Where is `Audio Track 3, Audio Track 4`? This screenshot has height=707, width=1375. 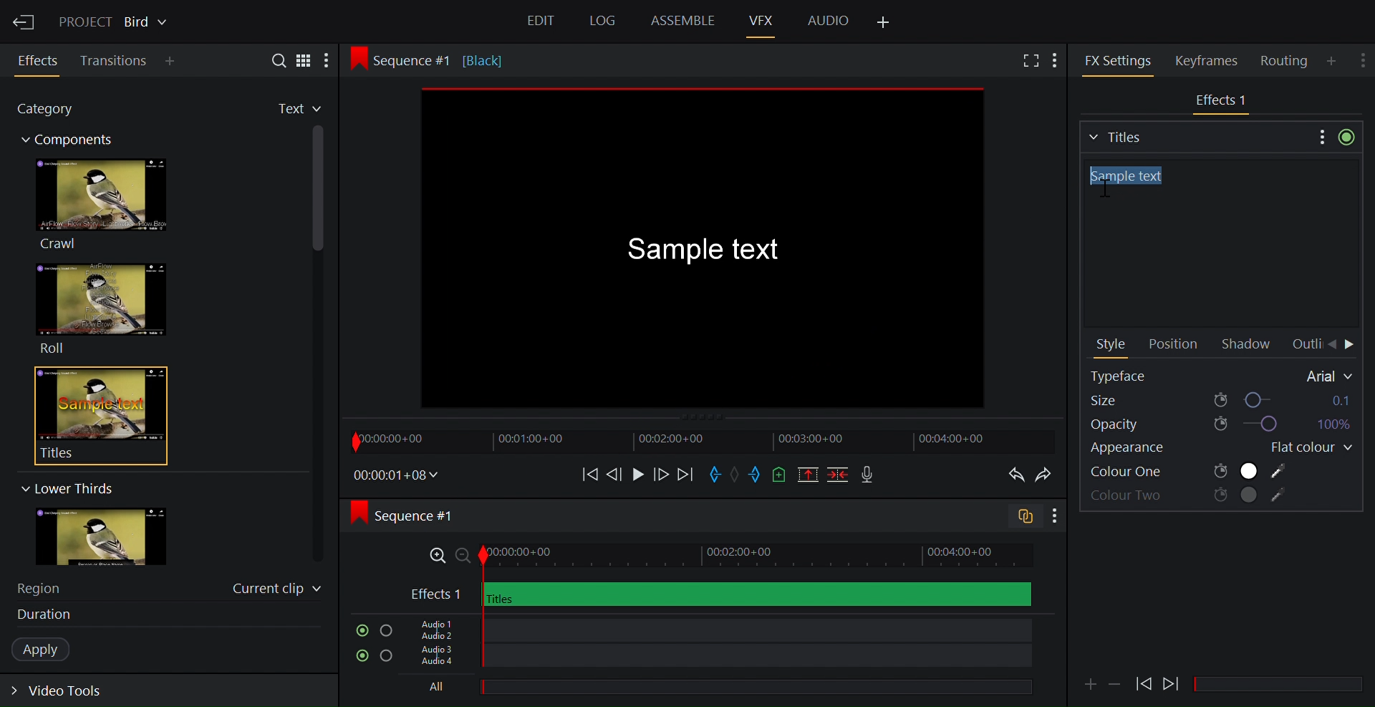 Audio Track 3, Audio Track 4 is located at coordinates (718, 659).